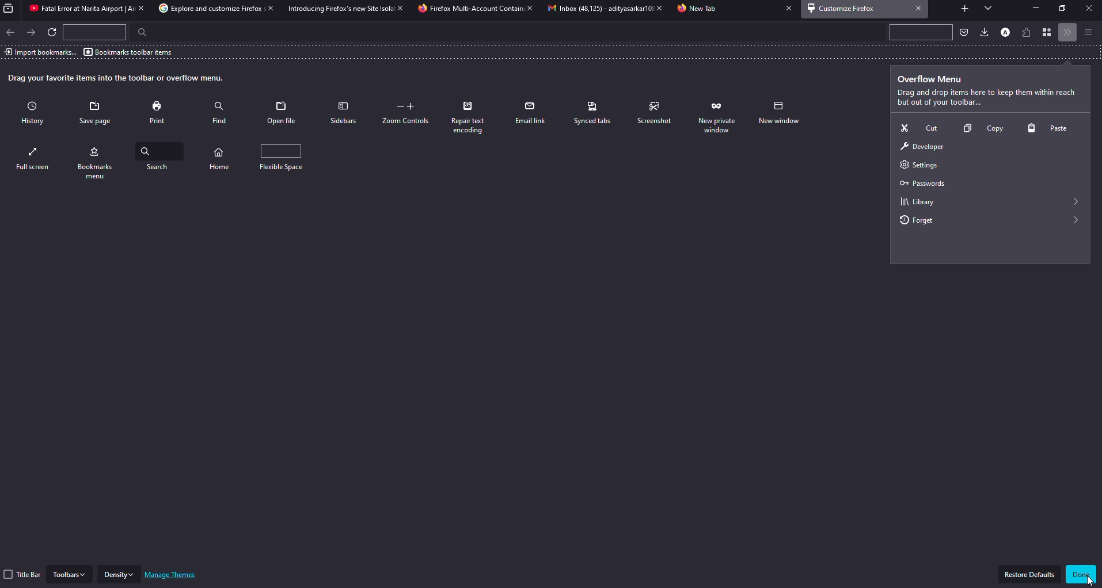 The height and width of the screenshot is (588, 1102). Describe the element at coordinates (924, 222) in the screenshot. I see `item dragged` at that location.